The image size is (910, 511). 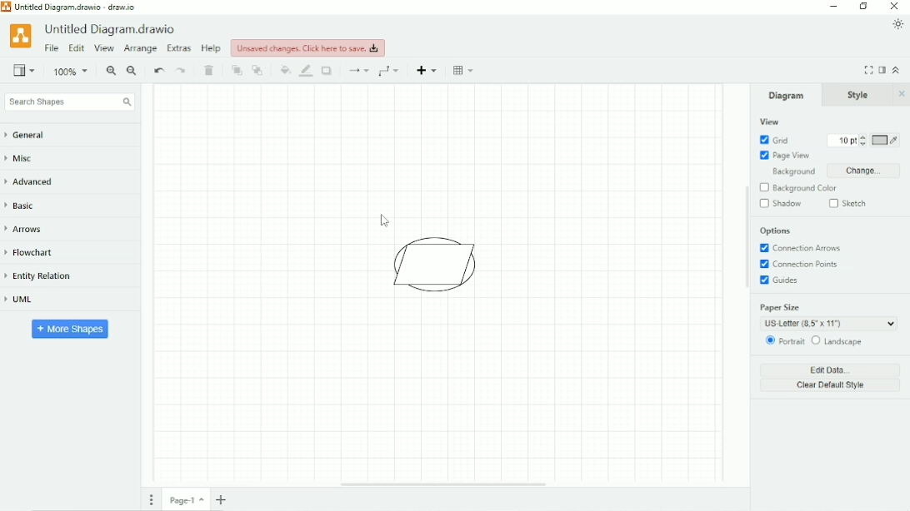 What do you see at coordinates (774, 140) in the screenshot?
I see `Grid` at bounding box center [774, 140].